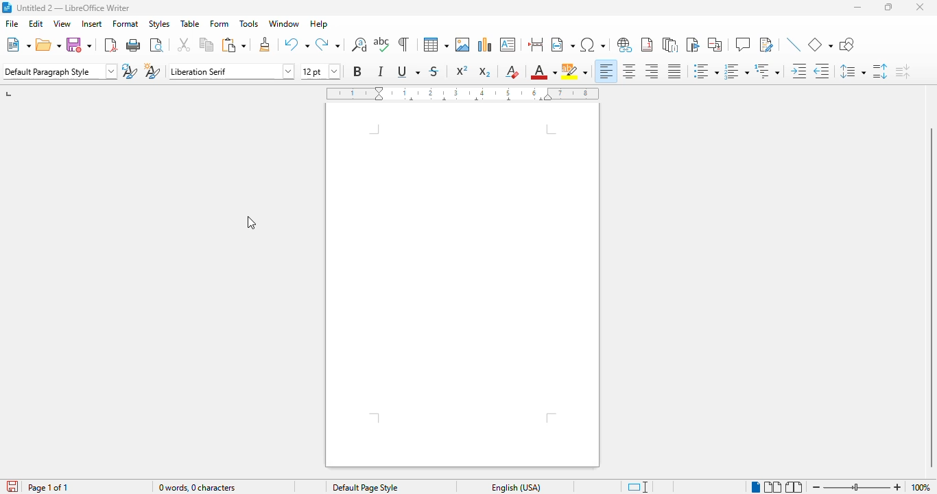 The image size is (937, 494). I want to click on table, so click(190, 23).